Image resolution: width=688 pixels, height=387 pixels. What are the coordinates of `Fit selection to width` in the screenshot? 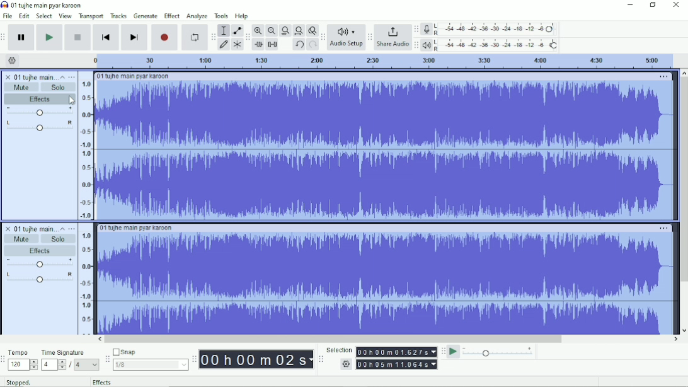 It's located at (285, 30).